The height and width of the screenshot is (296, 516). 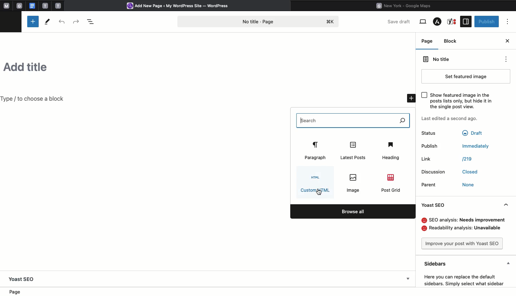 What do you see at coordinates (400, 21) in the screenshot?
I see `Save draft` at bounding box center [400, 21].